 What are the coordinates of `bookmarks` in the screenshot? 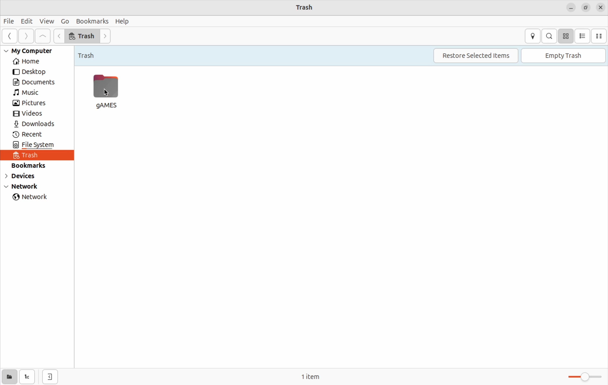 It's located at (33, 165).